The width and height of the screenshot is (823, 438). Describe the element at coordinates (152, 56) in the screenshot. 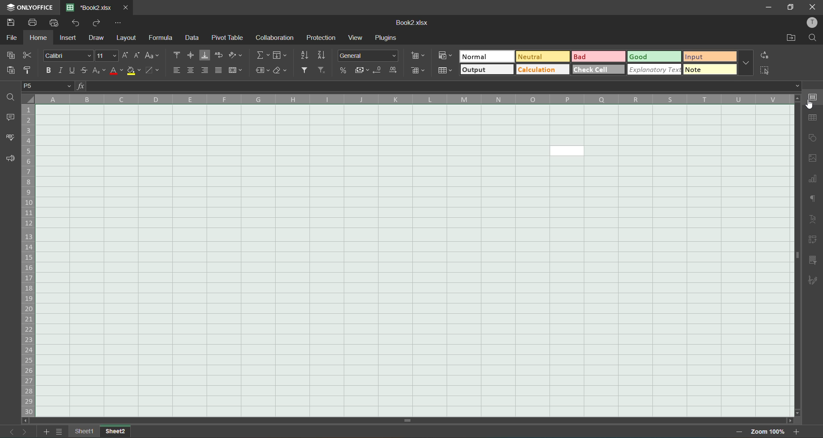

I see `change case` at that location.